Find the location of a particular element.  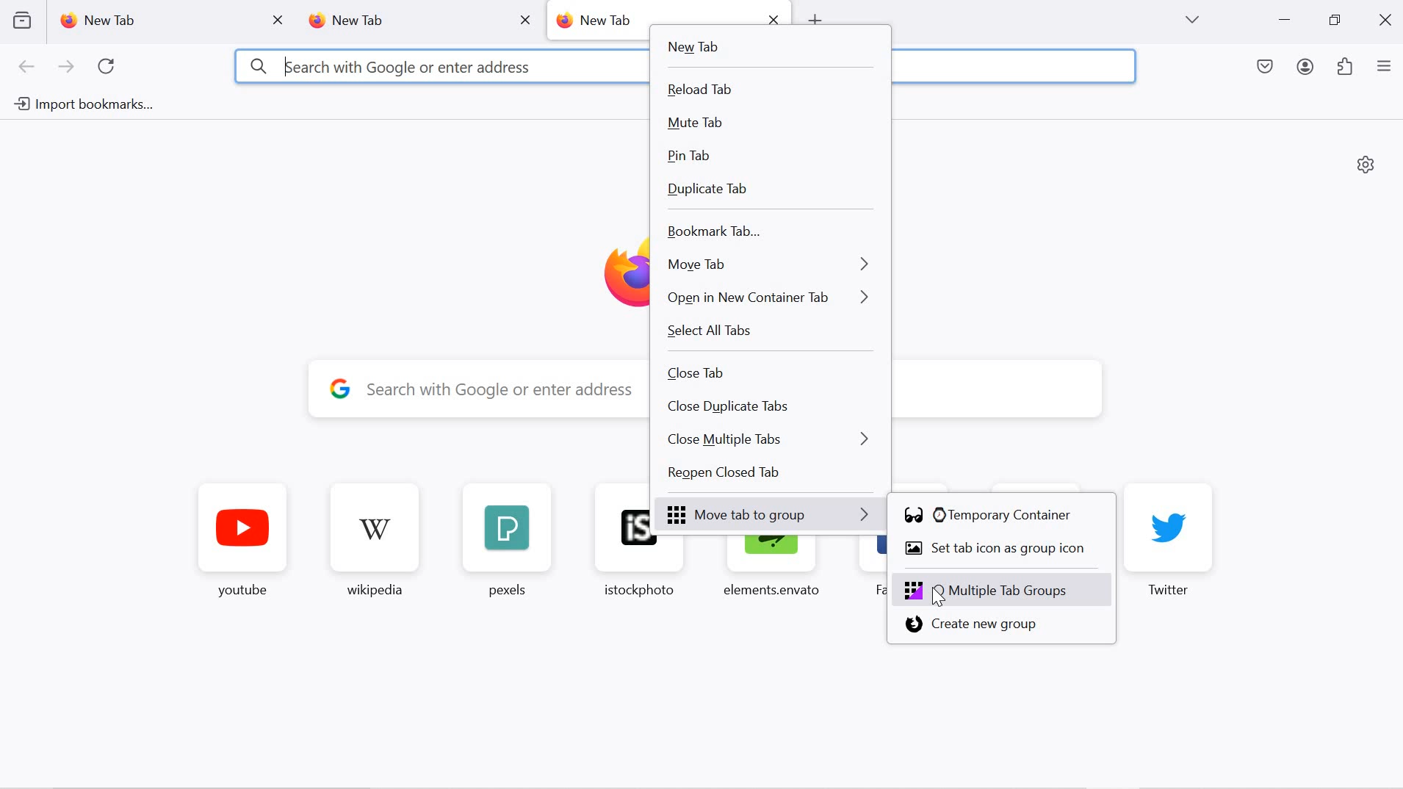

temporary container is located at coordinates (993, 517).